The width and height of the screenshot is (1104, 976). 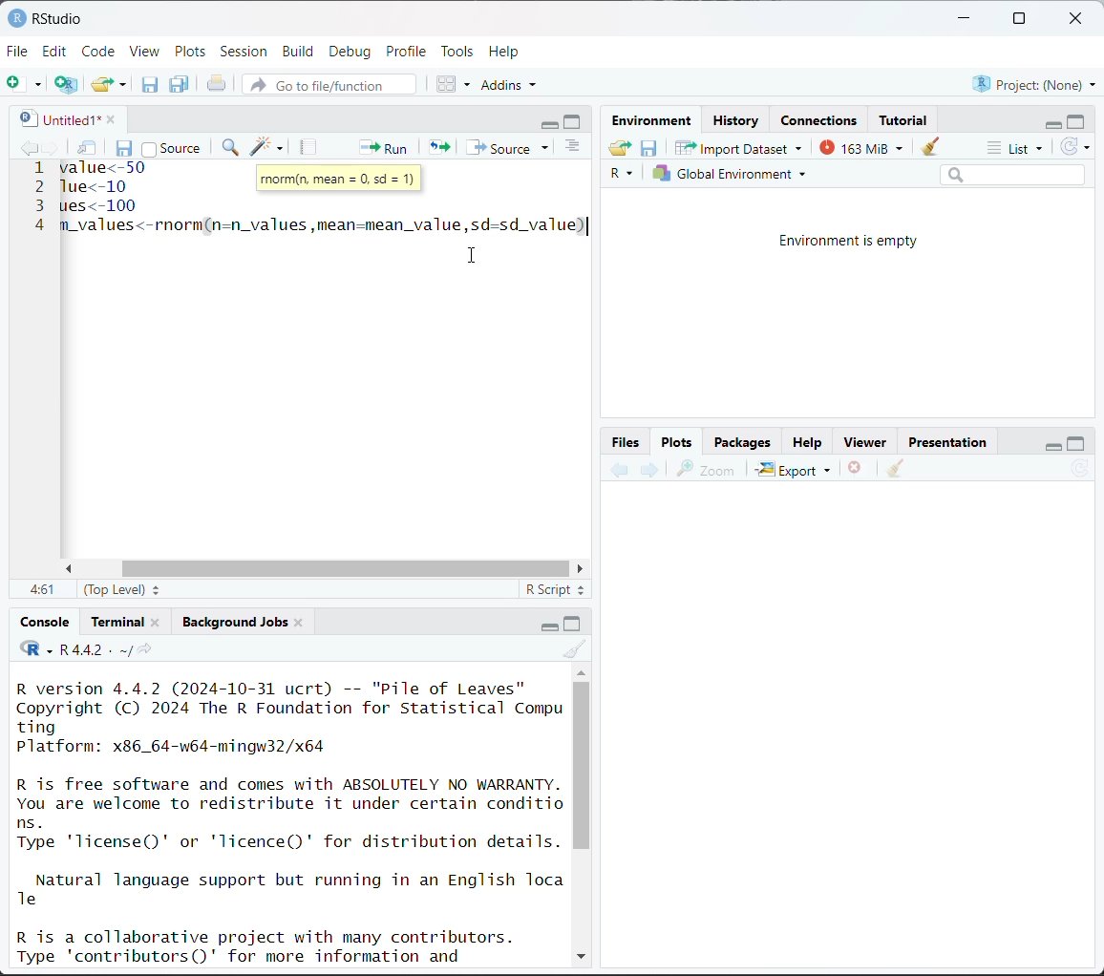 I want to click on Terminal, so click(x=119, y=619).